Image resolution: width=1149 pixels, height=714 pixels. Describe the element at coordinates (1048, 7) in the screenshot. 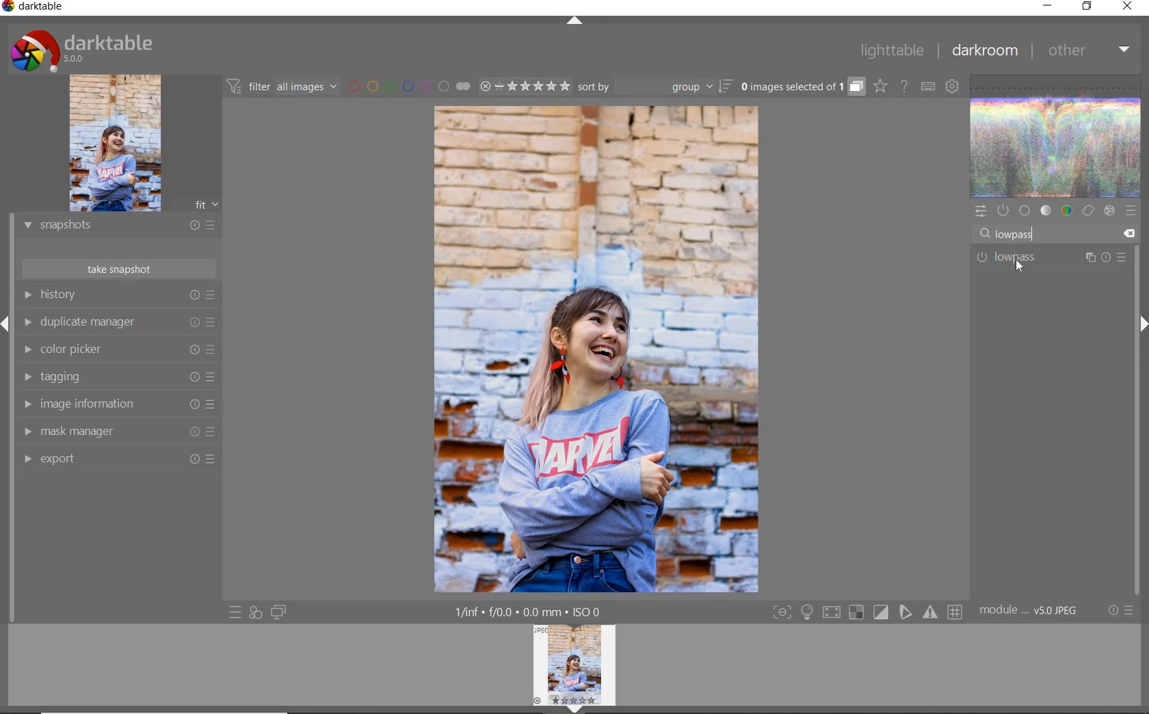

I see `minimize` at that location.